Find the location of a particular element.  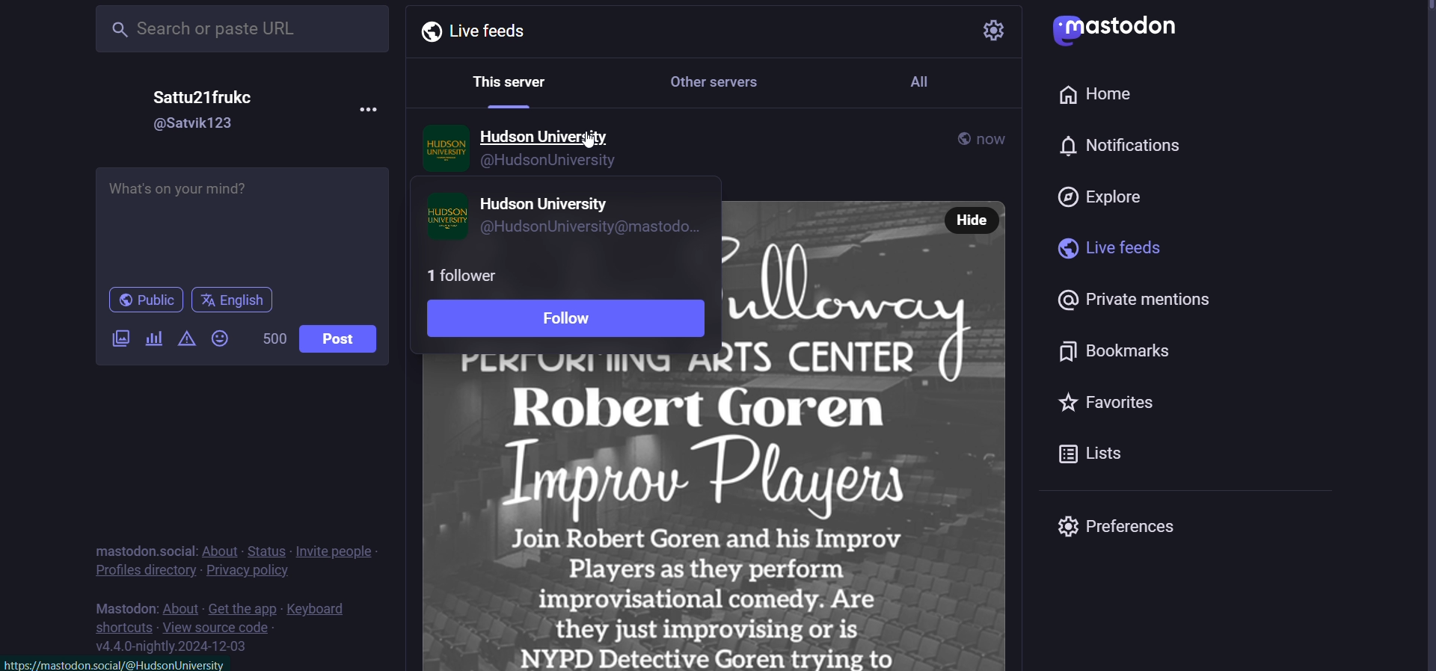

home is located at coordinates (1096, 95).